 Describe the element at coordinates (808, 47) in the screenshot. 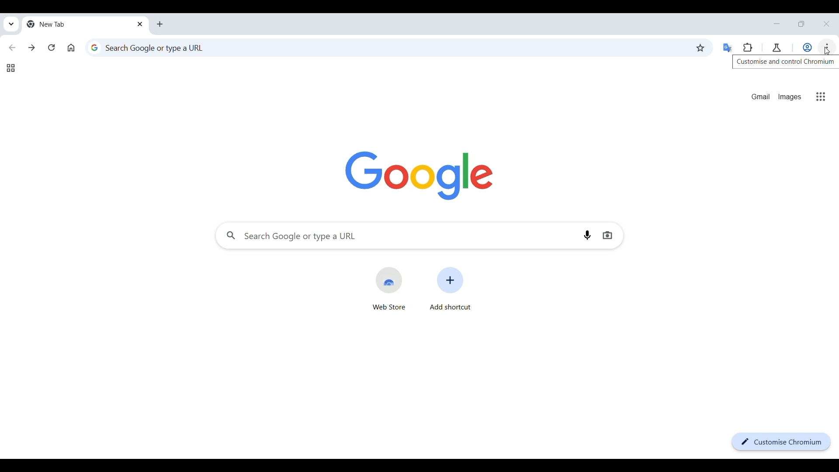

I see `Work` at that location.